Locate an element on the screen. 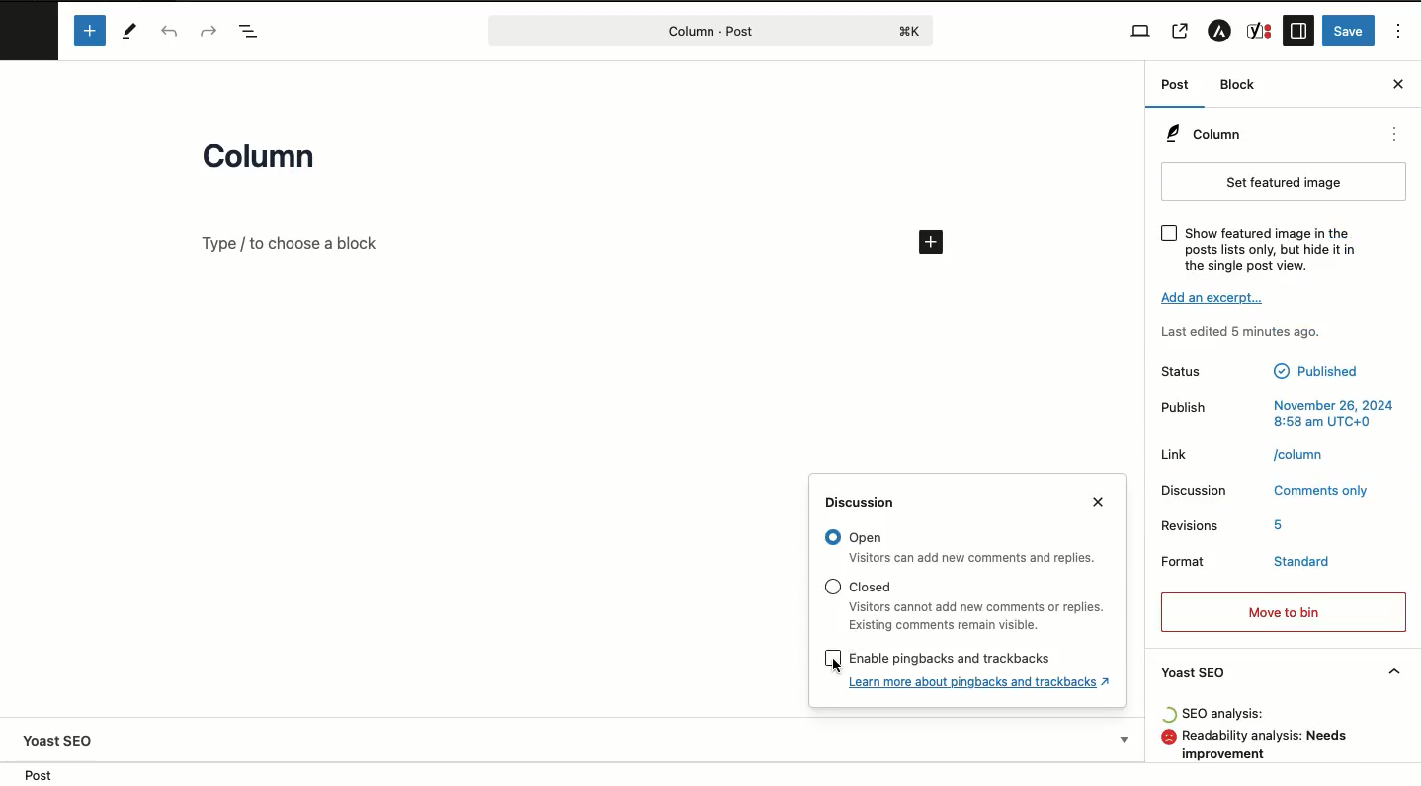  add is located at coordinates (933, 242).